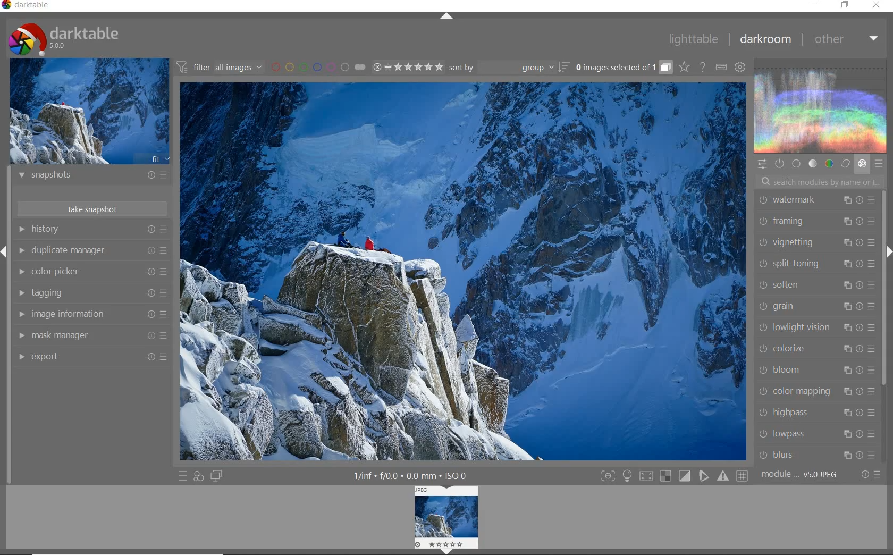  Describe the element at coordinates (740, 66) in the screenshot. I see `show global preferences` at that location.